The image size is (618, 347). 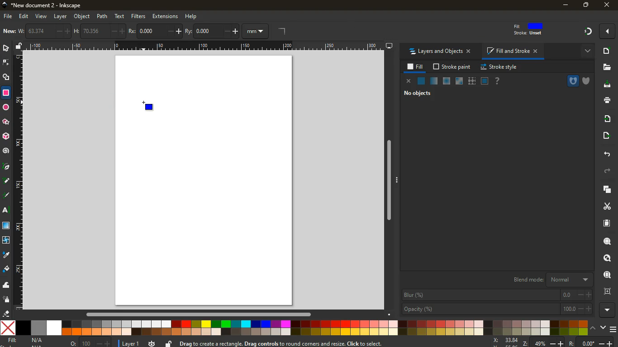 I want to click on help, so click(x=497, y=81).